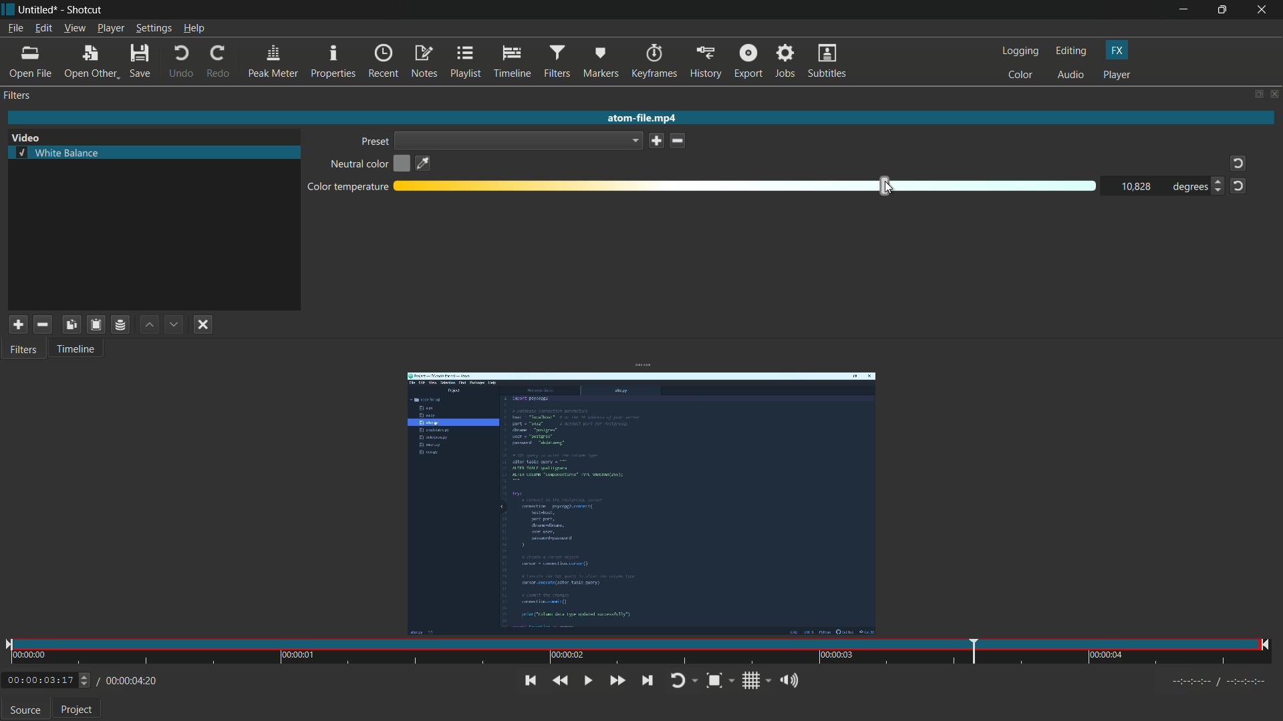 Image resolution: width=1283 pixels, height=721 pixels. Describe the element at coordinates (58, 152) in the screenshot. I see `white balance filter selected` at that location.